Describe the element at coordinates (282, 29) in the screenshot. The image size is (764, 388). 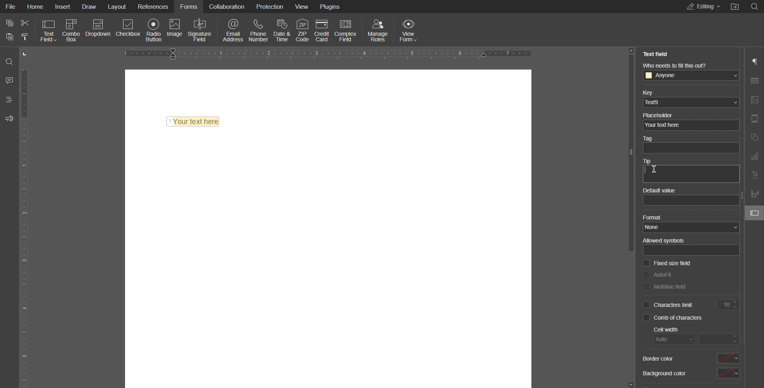
I see `Date & Time` at that location.